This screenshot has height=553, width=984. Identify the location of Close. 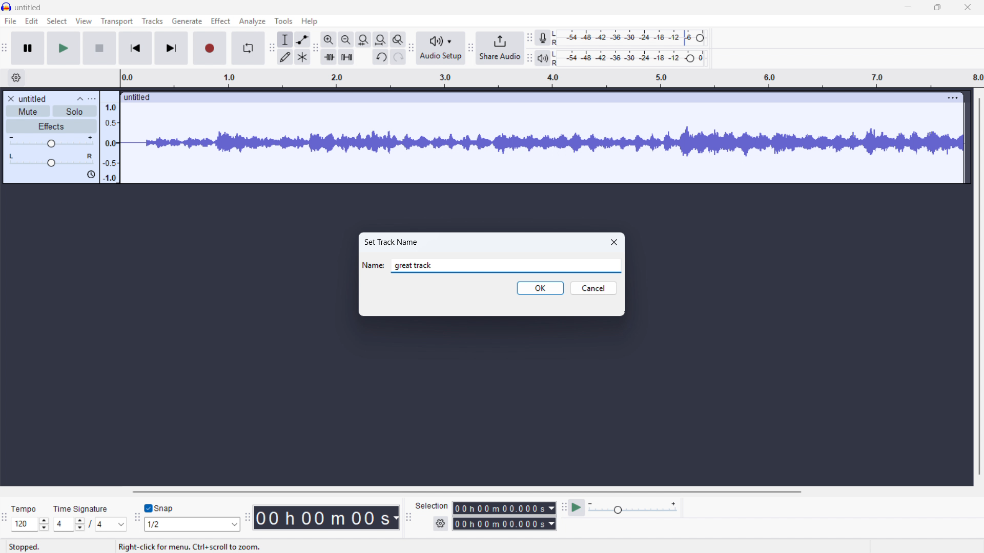
(968, 8).